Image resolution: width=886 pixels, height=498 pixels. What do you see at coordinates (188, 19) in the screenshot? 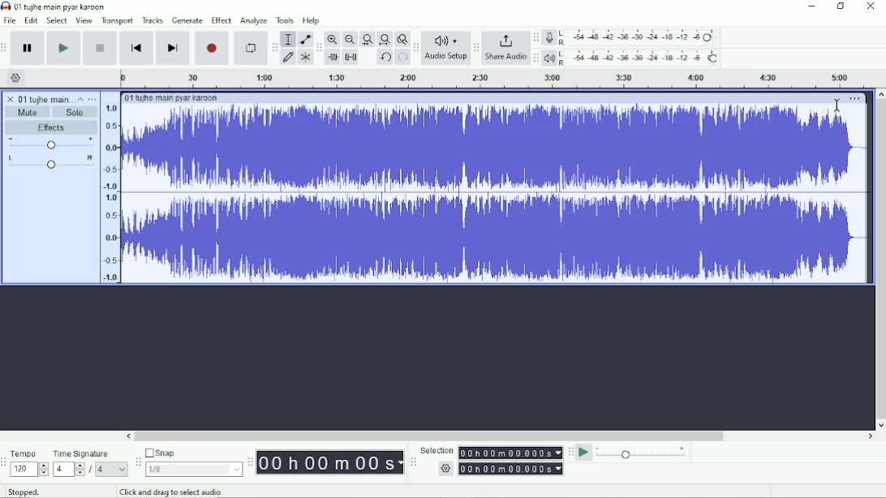
I see `Generate` at bounding box center [188, 19].